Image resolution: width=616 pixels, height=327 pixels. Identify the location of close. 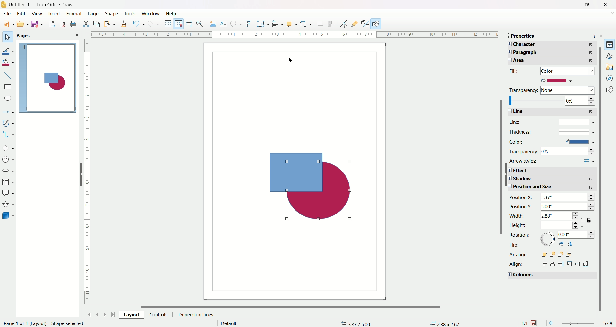
(603, 5).